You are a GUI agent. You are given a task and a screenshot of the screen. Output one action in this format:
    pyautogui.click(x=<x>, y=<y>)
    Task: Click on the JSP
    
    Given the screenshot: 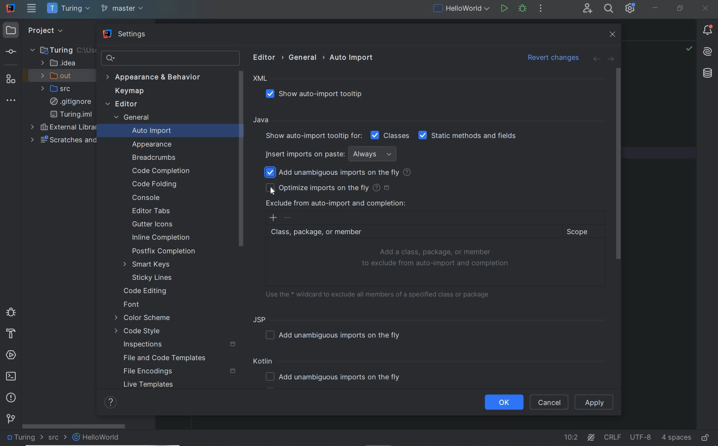 What is the action you would take?
    pyautogui.click(x=262, y=319)
    